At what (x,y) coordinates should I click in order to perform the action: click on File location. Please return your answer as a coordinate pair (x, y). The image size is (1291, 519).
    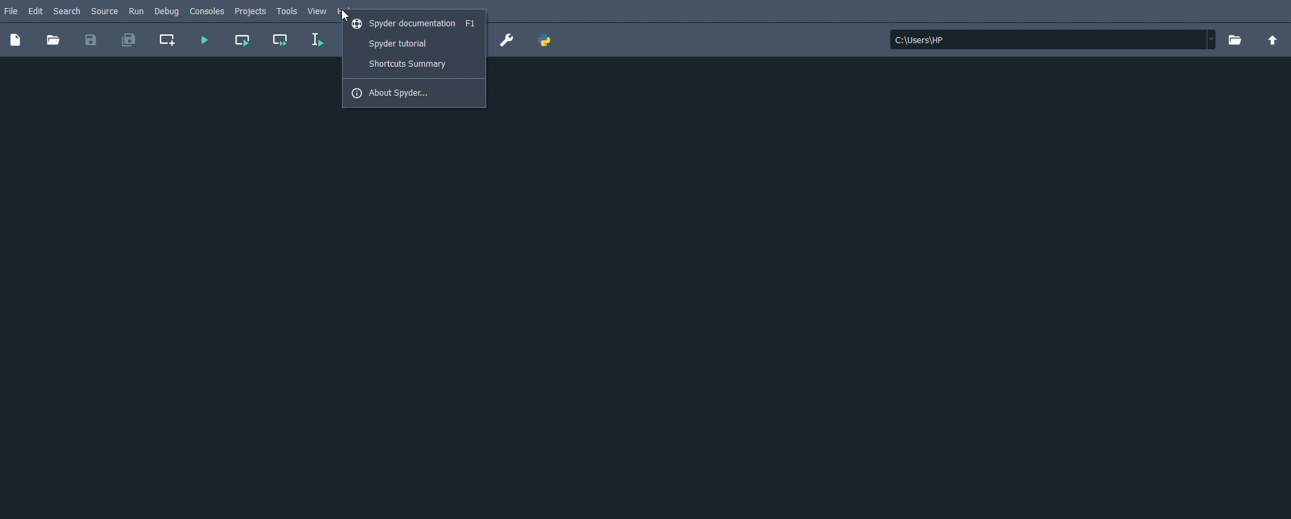
    Looking at the image, I should click on (1054, 40).